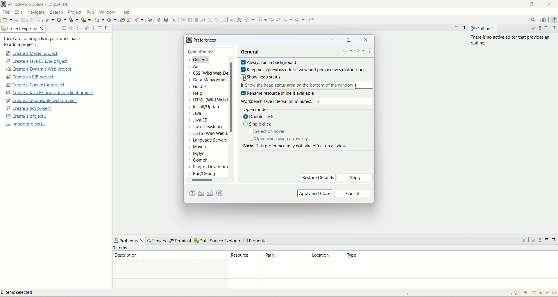 This screenshot has height=297, width=558. I want to click on location, so click(327, 258).